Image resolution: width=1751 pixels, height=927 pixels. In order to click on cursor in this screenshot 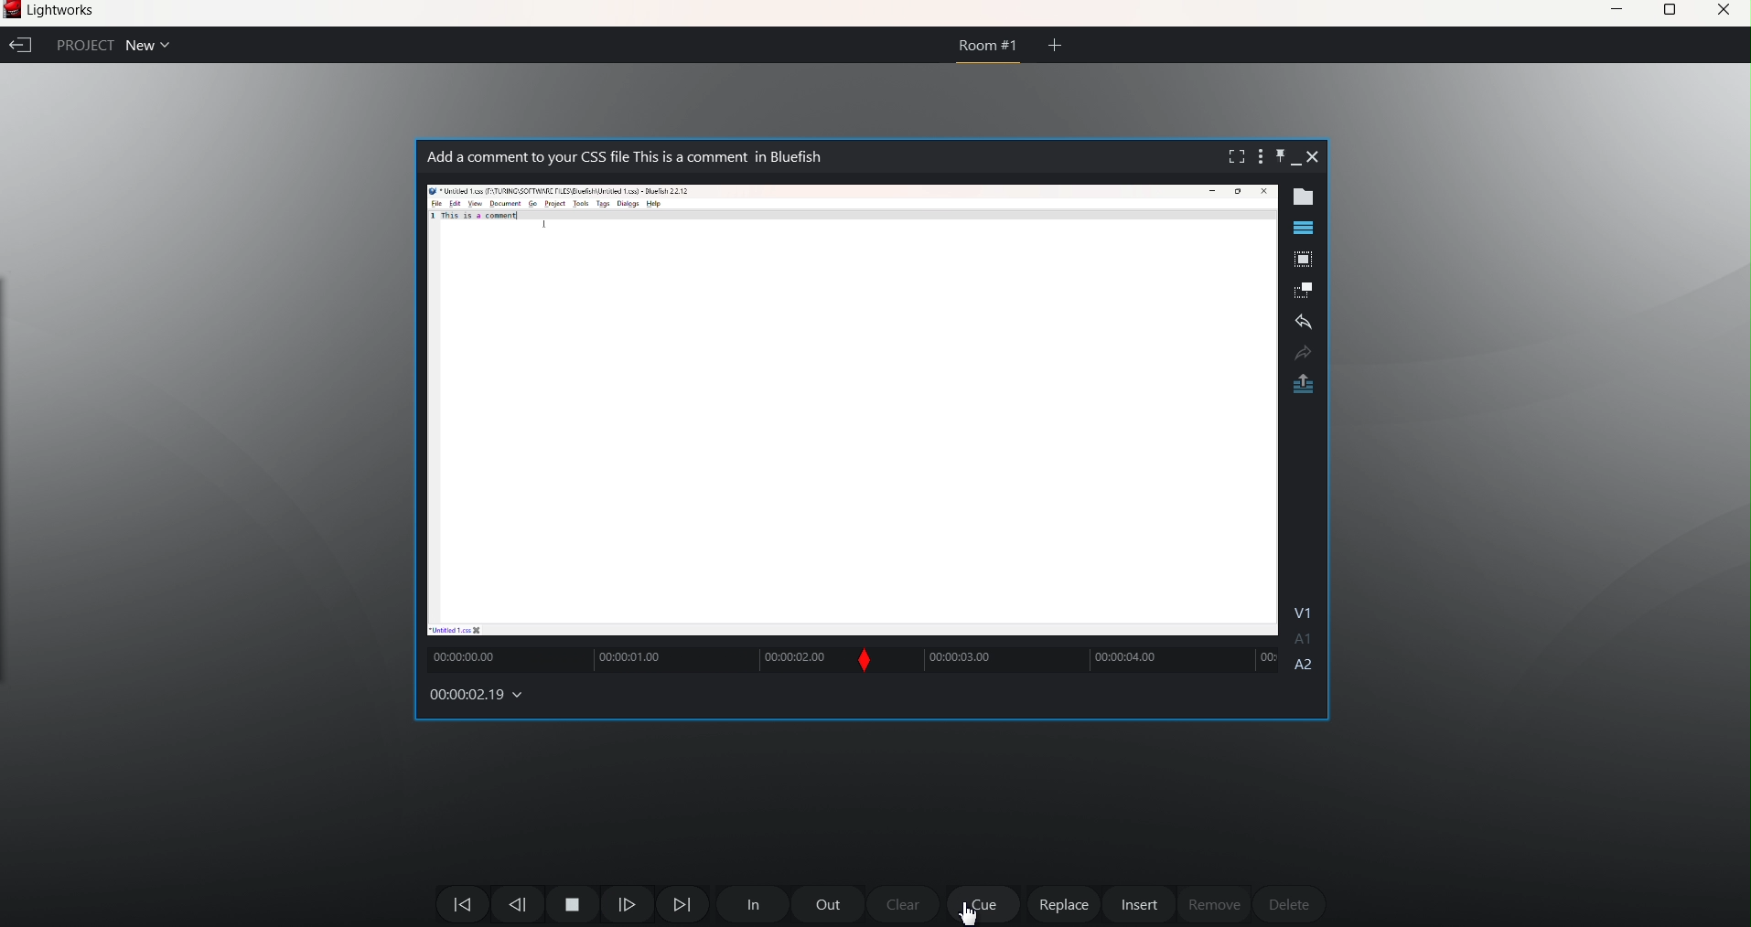, I will do `click(970, 911)`.